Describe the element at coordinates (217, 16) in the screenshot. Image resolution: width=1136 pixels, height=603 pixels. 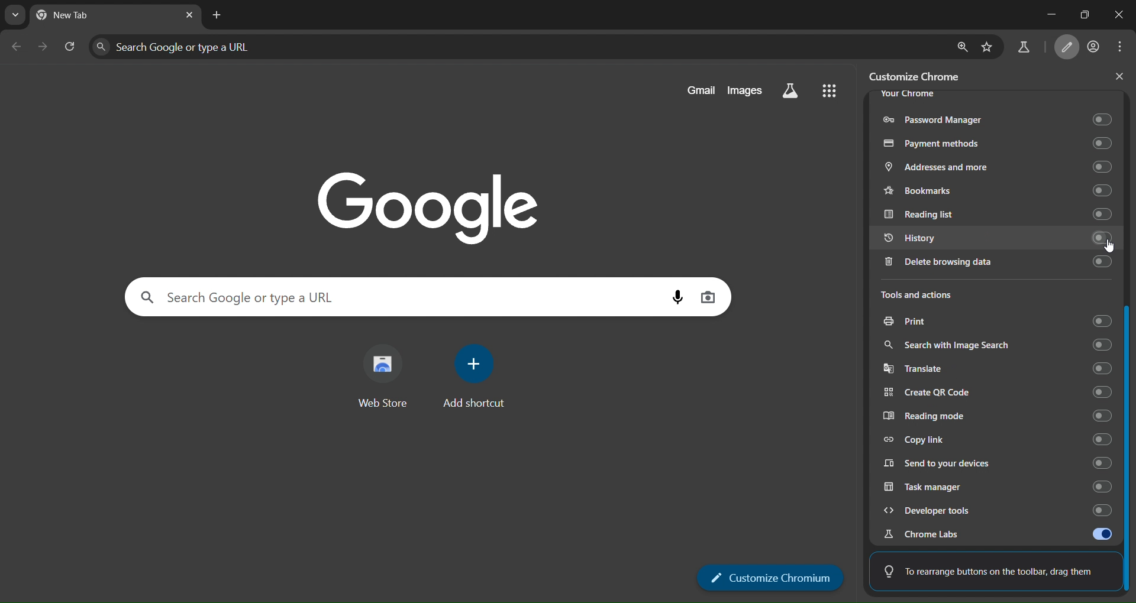
I see `new tab` at that location.